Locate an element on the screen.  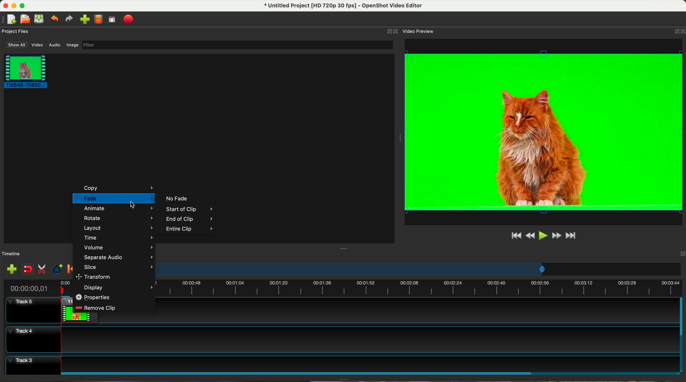
timeline is located at coordinates (11, 254).